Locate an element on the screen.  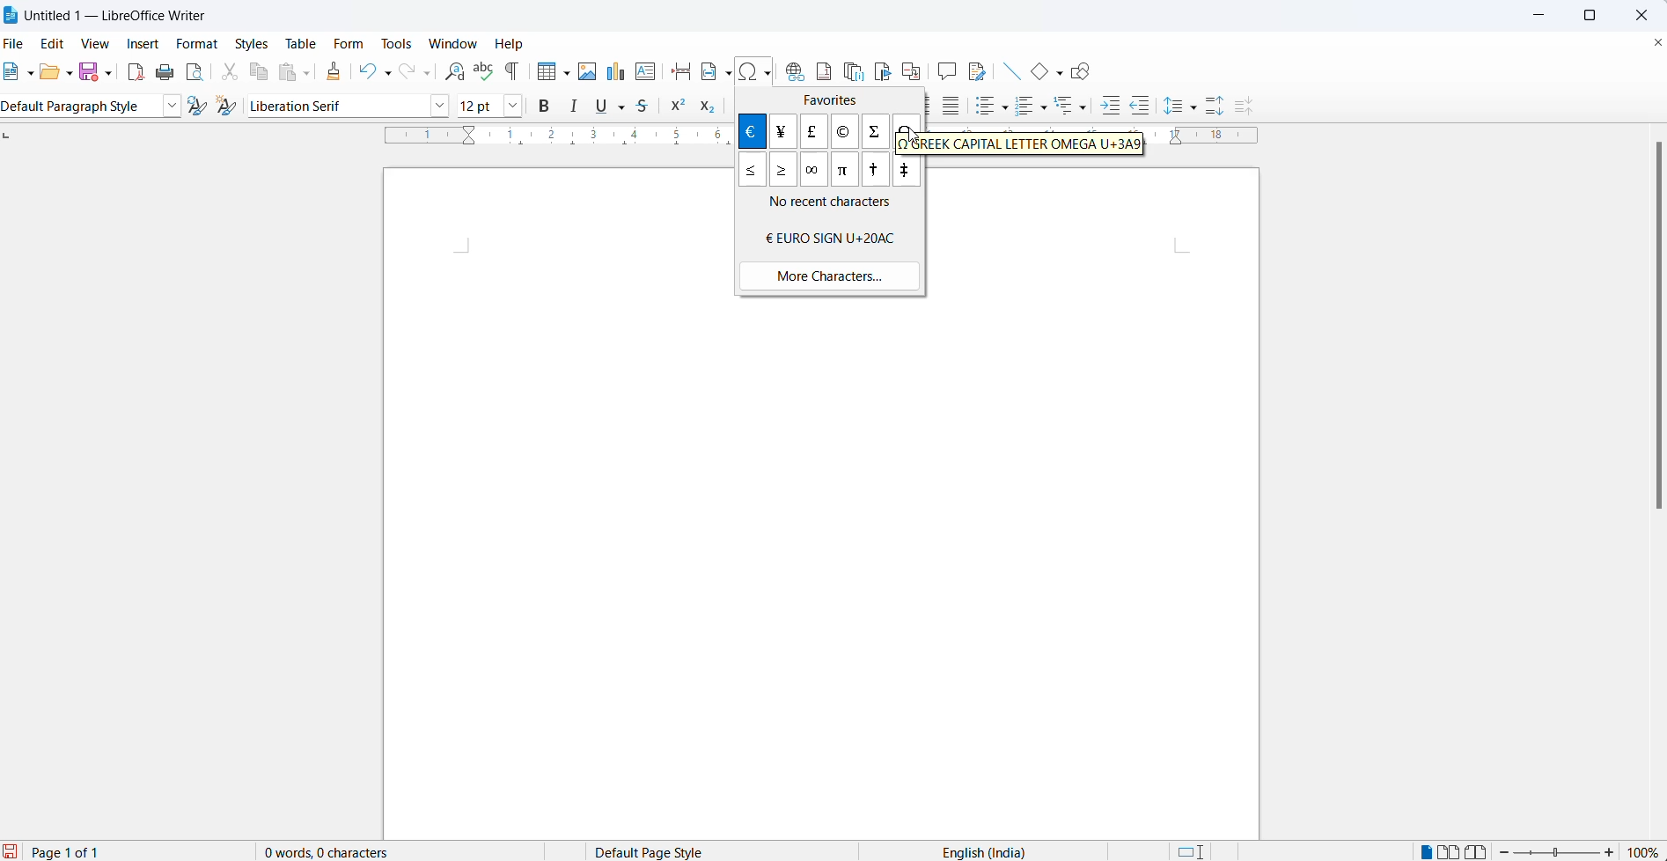
libreoffice logo is located at coordinates (12, 13).